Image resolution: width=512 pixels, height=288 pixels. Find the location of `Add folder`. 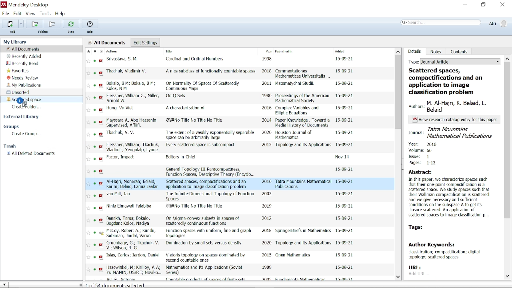

Add folder is located at coordinates (34, 24).